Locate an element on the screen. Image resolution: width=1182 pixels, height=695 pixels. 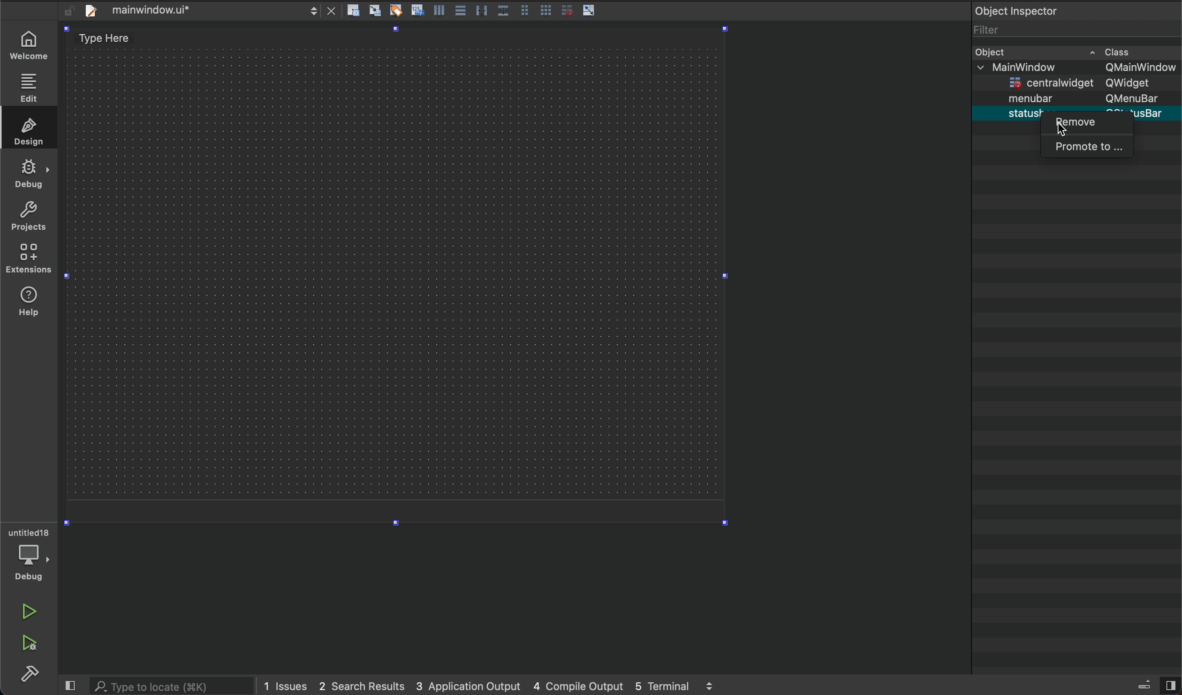
close slide bar is located at coordinates (70, 684).